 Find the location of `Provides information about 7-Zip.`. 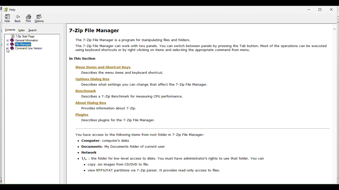

Provides information about 7-Zip. is located at coordinates (107, 108).